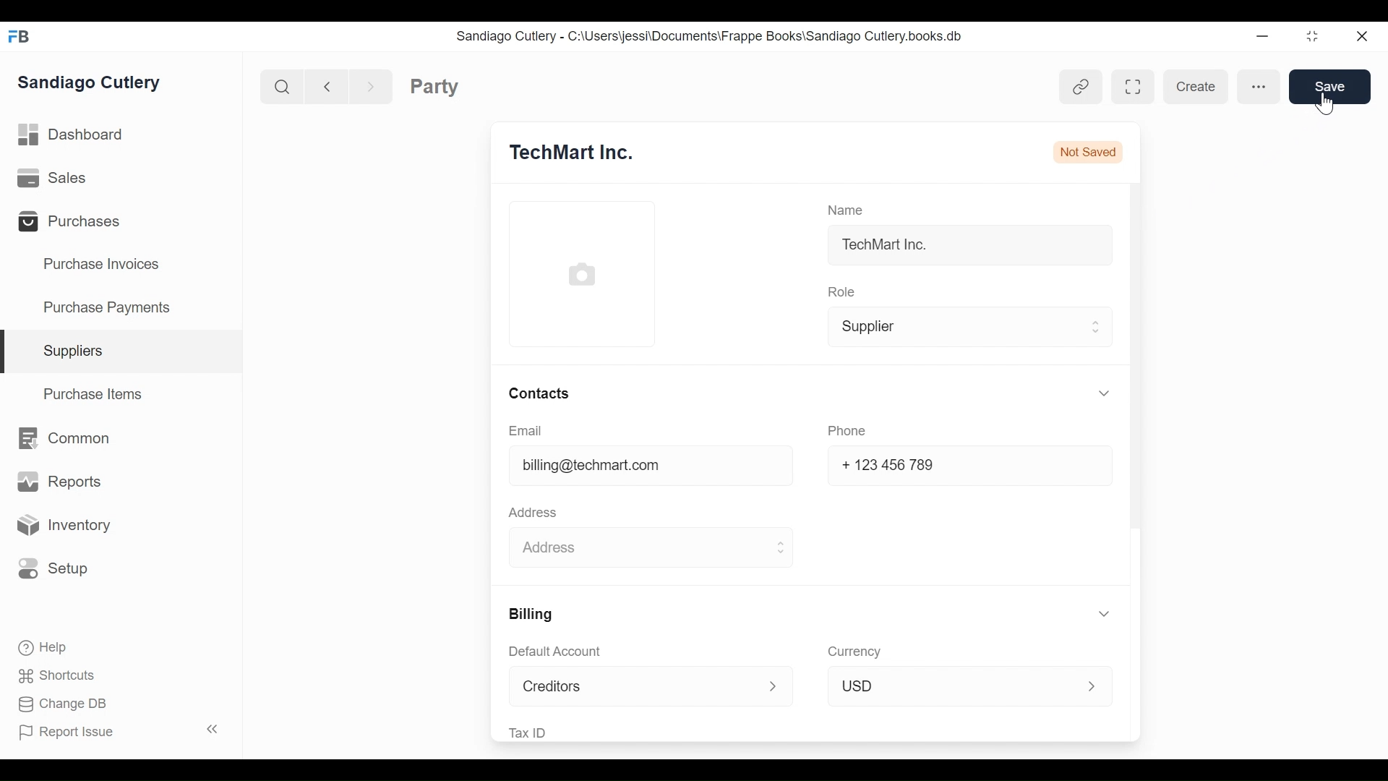  What do you see at coordinates (539, 391) in the screenshot?
I see `Contacts` at bounding box center [539, 391].